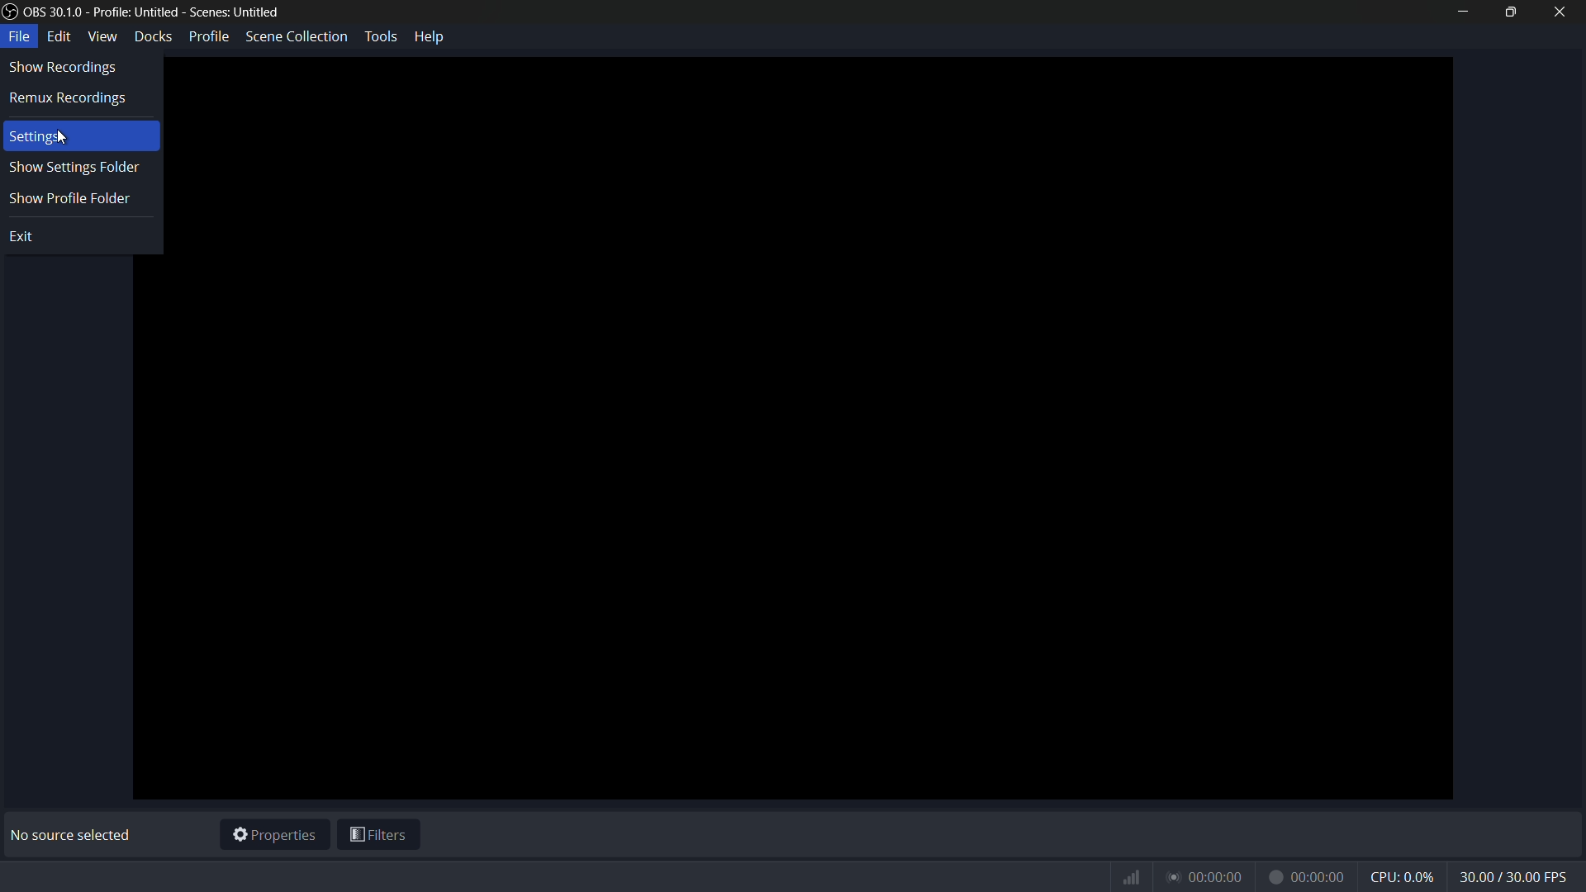  What do you see at coordinates (61, 36) in the screenshot?
I see `edit menu` at bounding box center [61, 36].